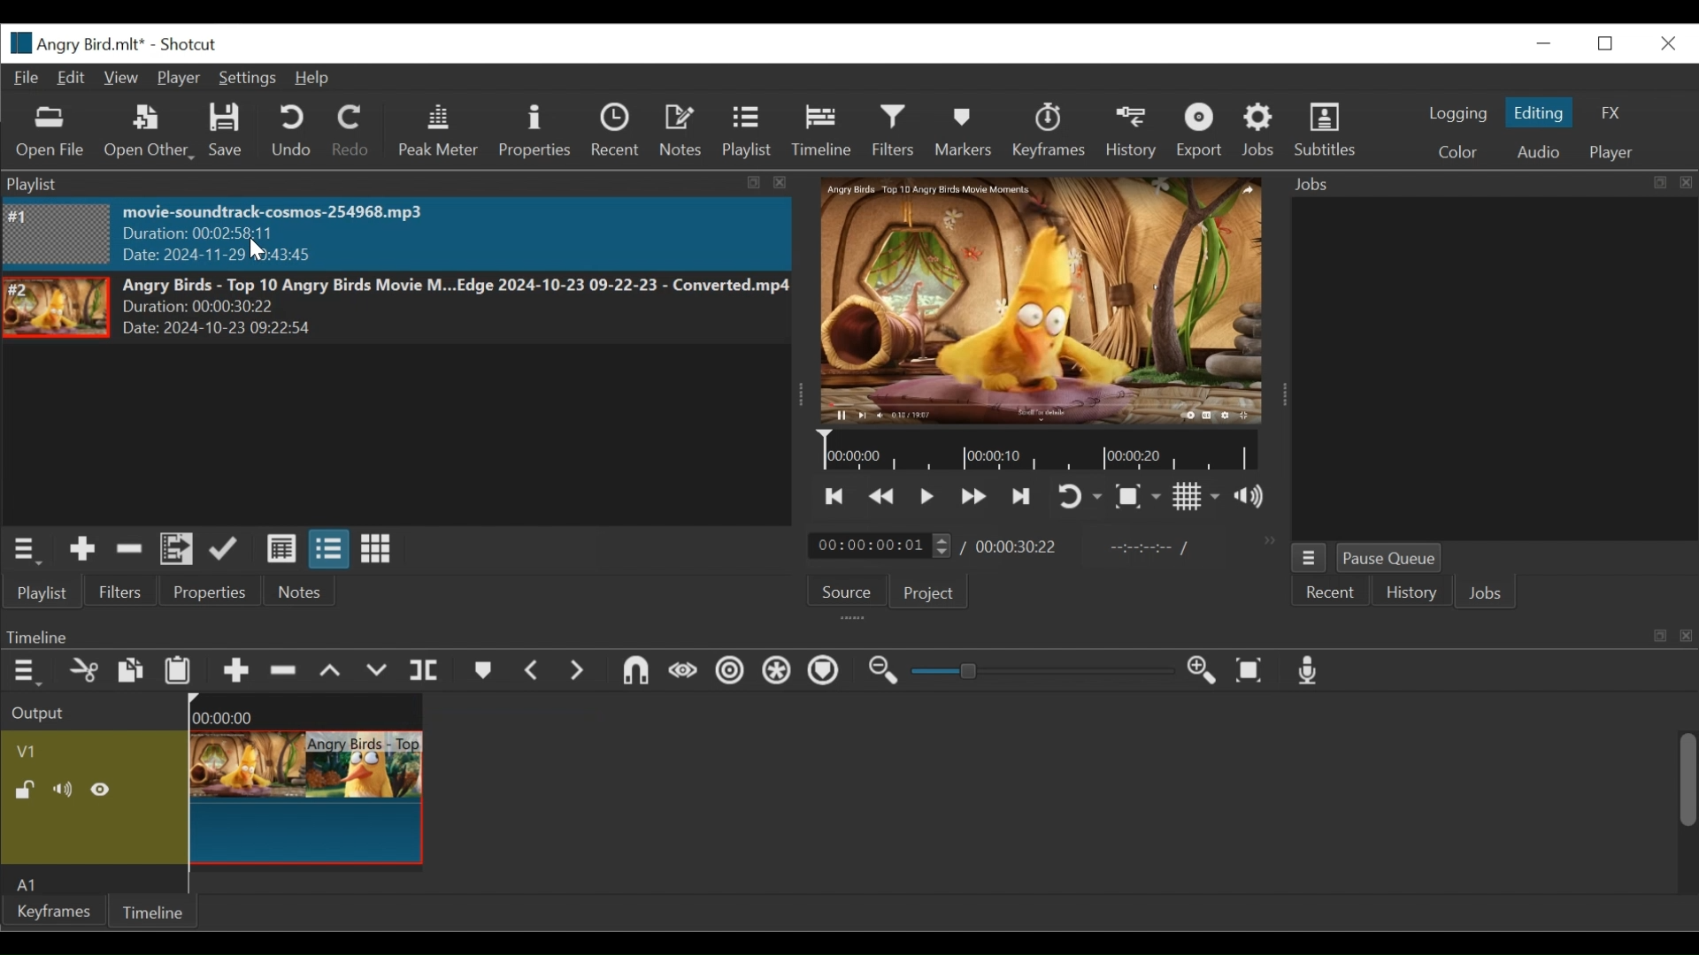  I want to click on Toggle Zoom, so click(1140, 498).